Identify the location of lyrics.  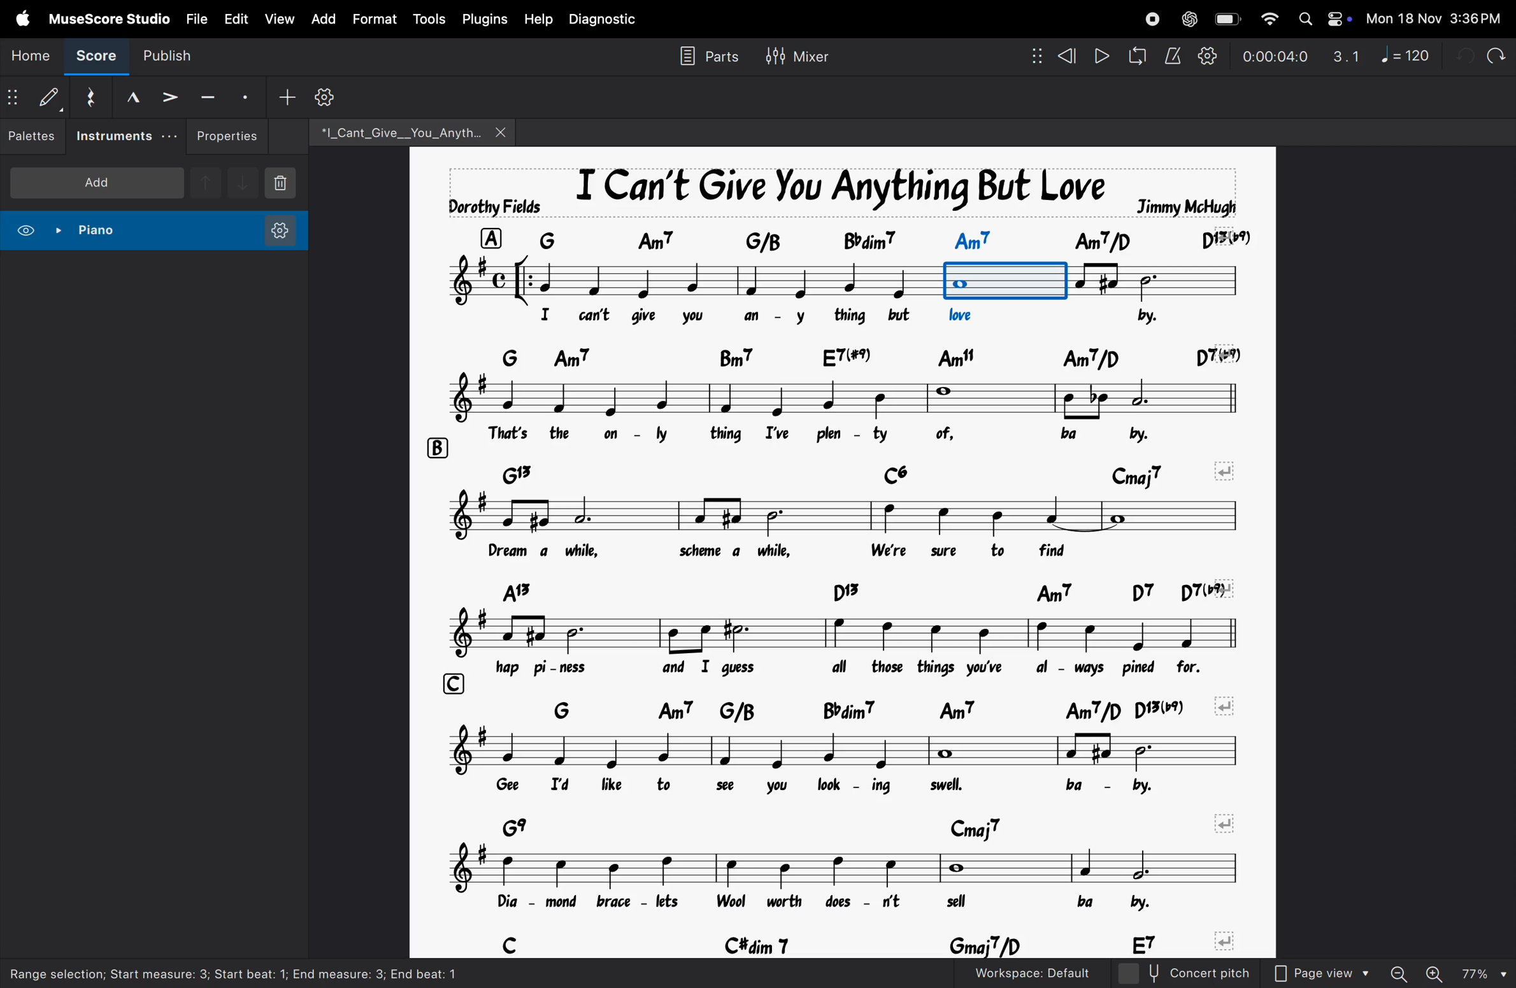
(880, 668).